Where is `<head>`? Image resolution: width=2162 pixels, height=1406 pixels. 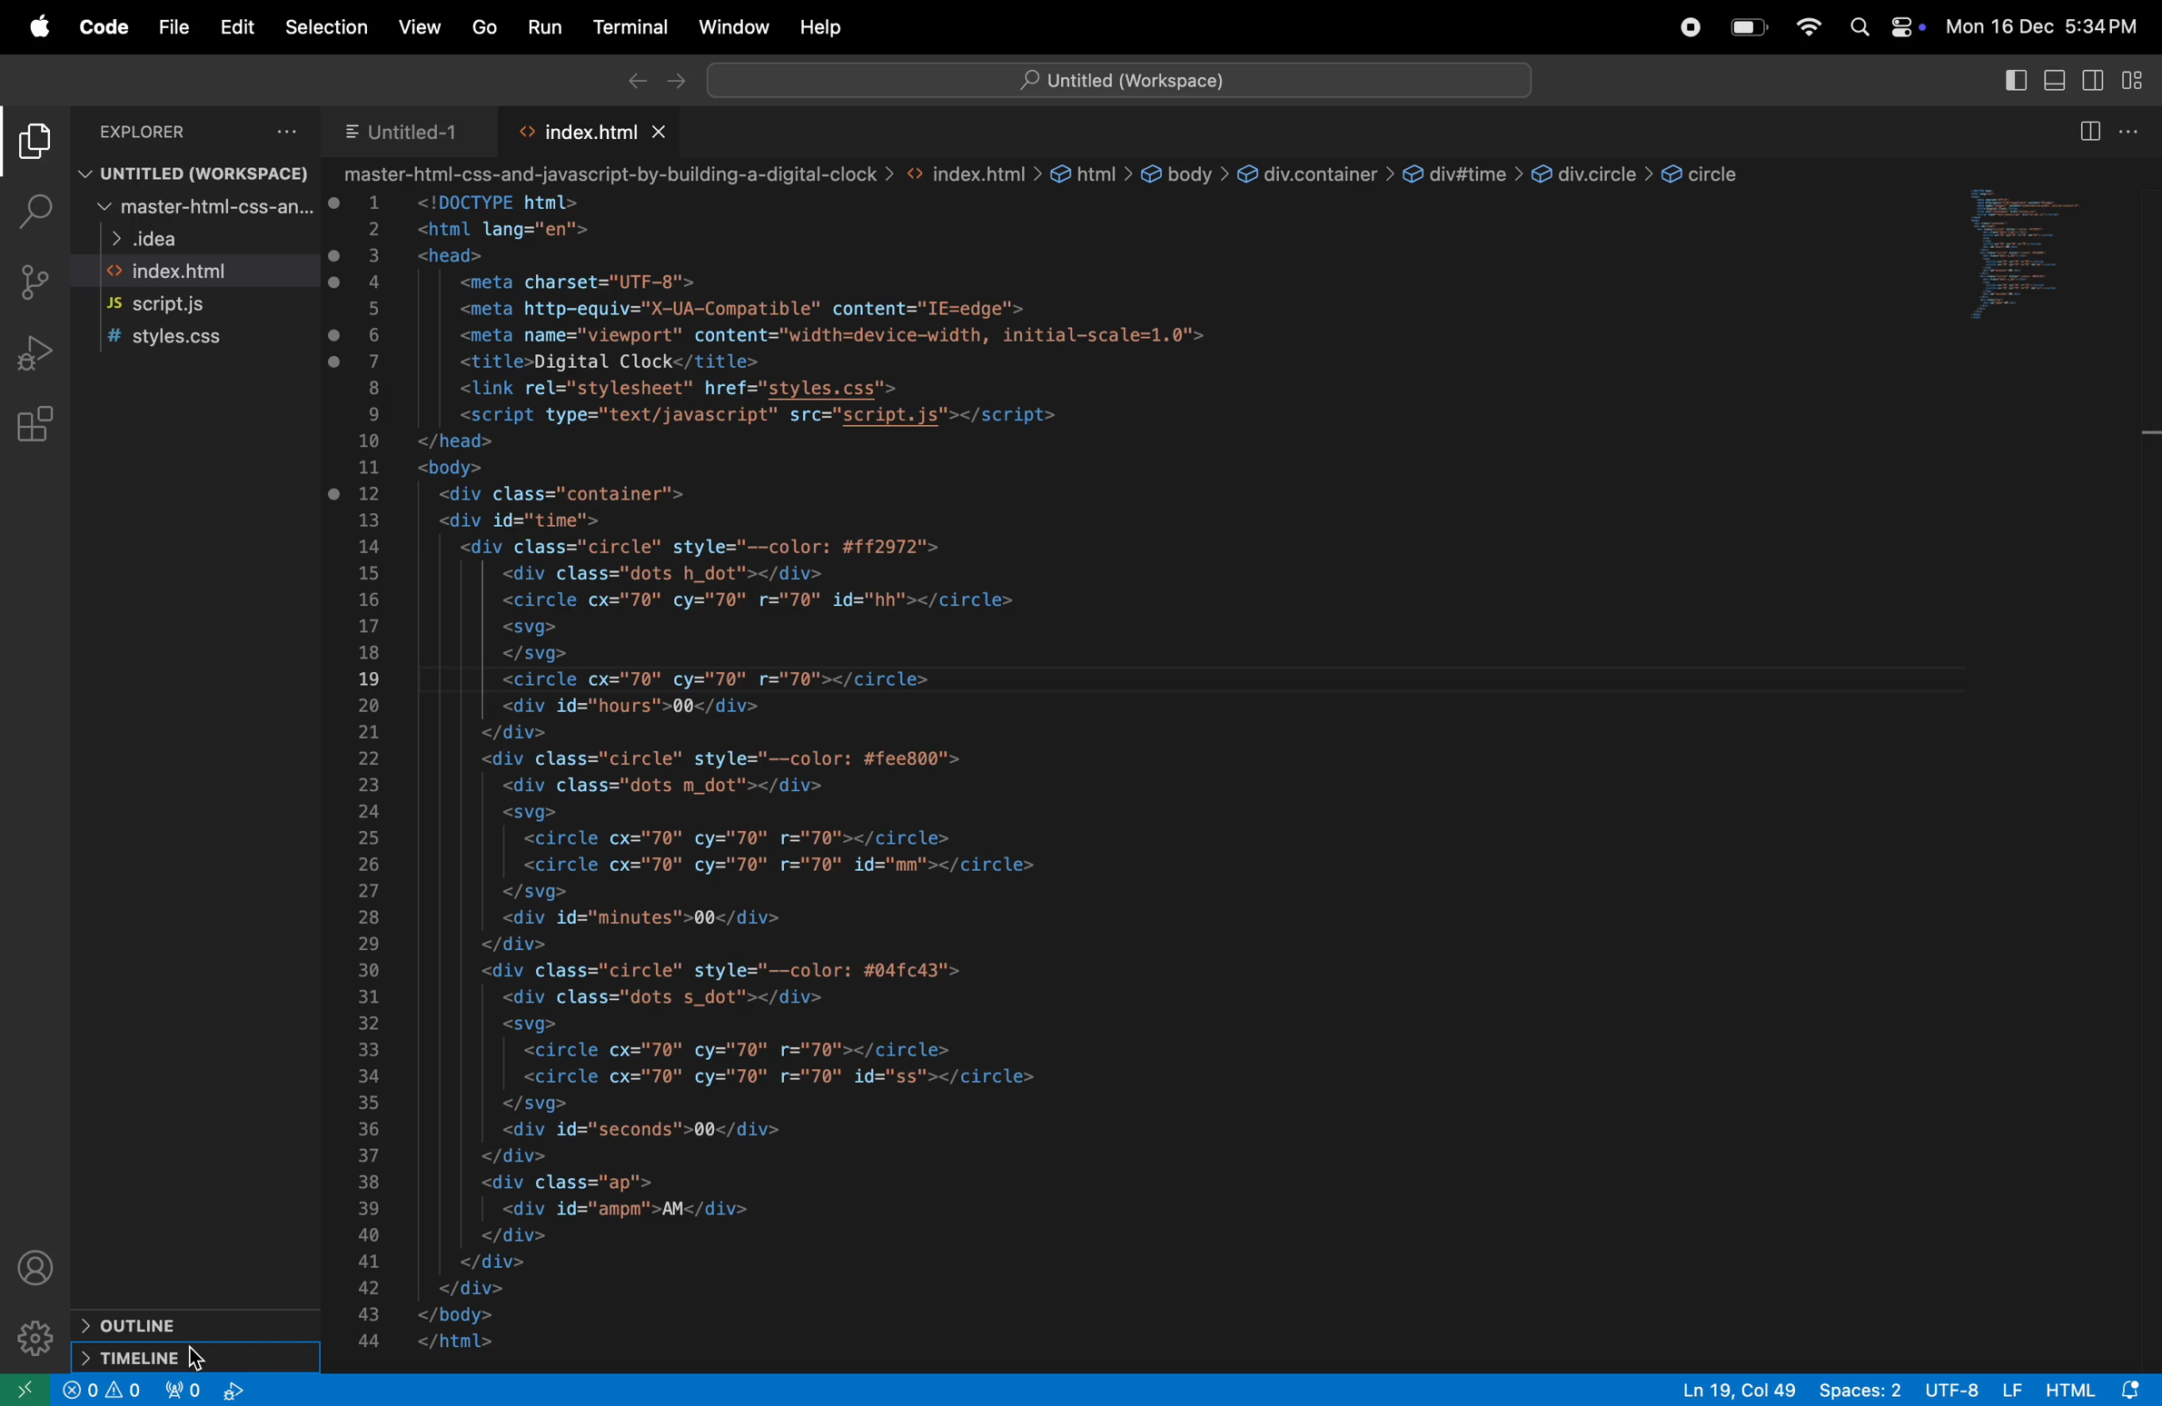
<head> is located at coordinates (459, 256).